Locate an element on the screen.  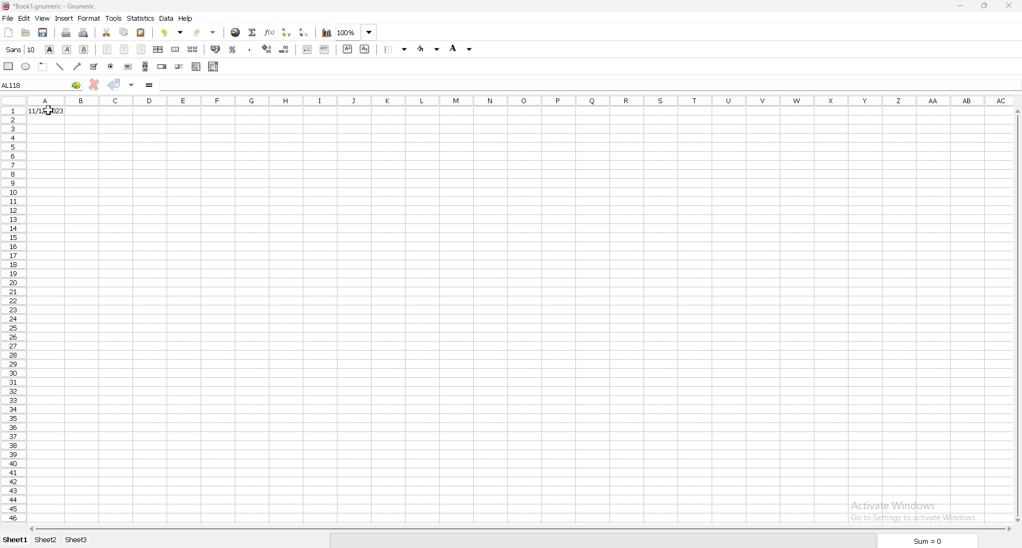
left align is located at coordinates (107, 49).